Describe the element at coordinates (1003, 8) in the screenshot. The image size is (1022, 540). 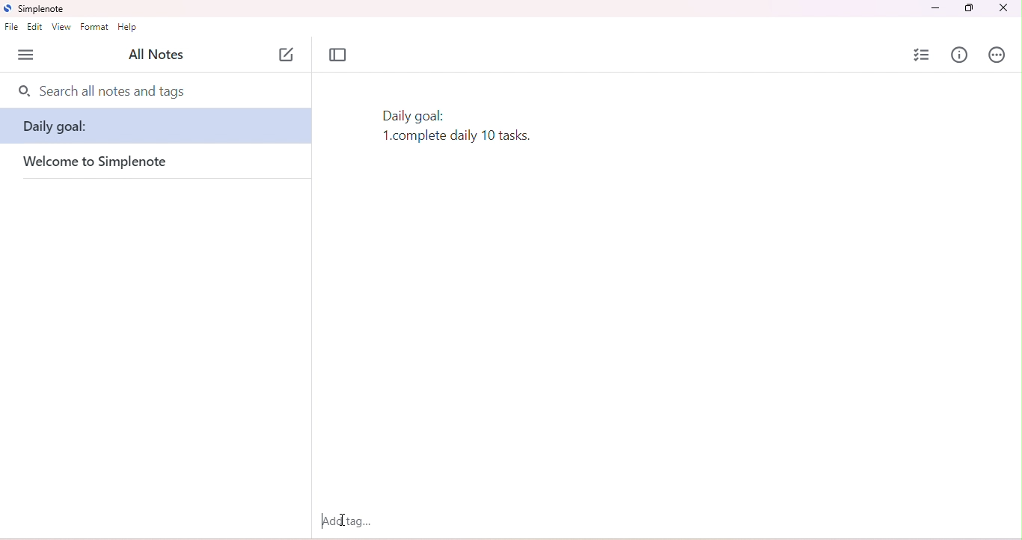
I see `close` at that location.